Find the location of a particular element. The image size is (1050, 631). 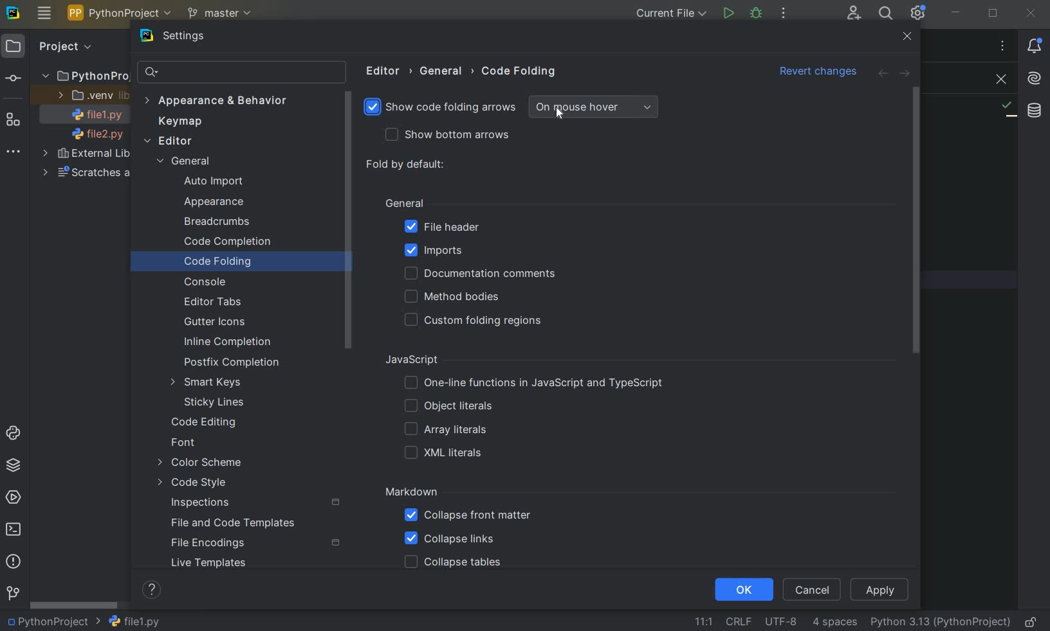

PYTHON PROJECT NAME is located at coordinates (122, 14).